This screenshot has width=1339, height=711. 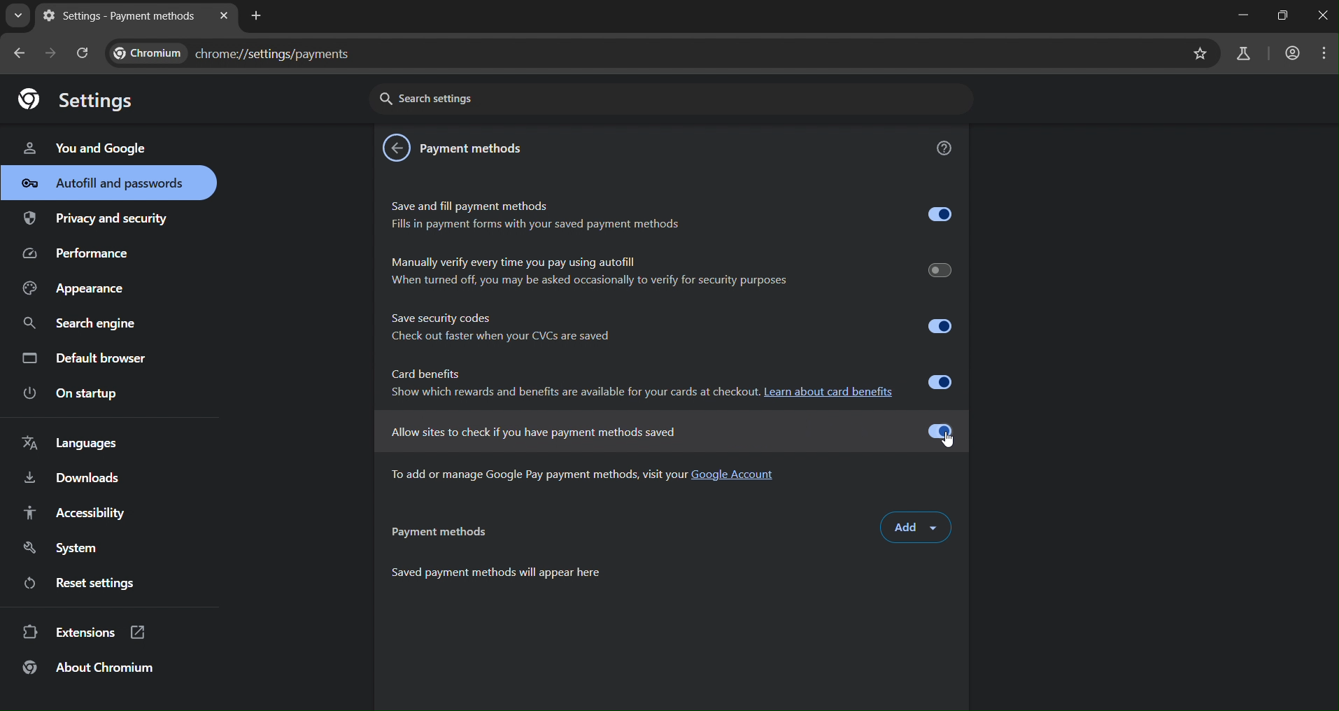 I want to click on Card benefits
Show which rewards and benefits are available for your cards at checkout. Learn about card benefits, so click(x=669, y=383).